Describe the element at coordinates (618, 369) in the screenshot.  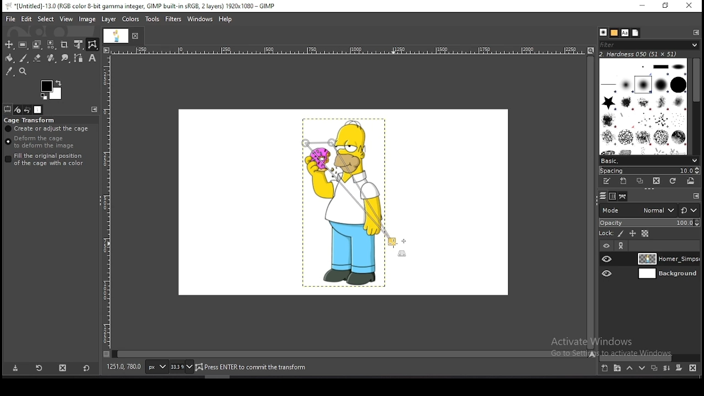
I see `create a new layer group` at that location.